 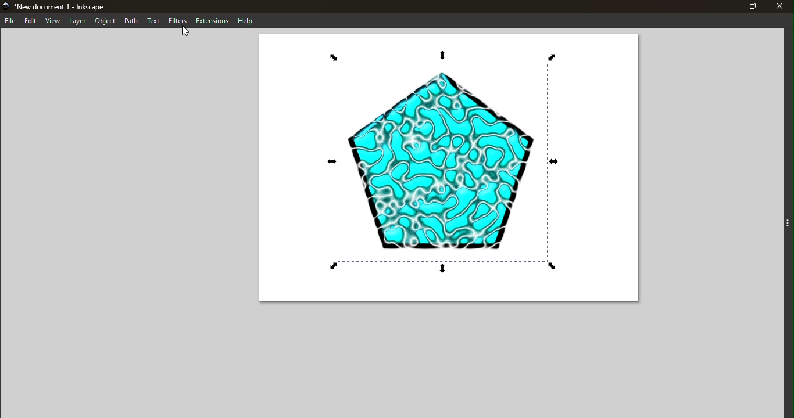 What do you see at coordinates (245, 20) in the screenshot?
I see `Help` at bounding box center [245, 20].